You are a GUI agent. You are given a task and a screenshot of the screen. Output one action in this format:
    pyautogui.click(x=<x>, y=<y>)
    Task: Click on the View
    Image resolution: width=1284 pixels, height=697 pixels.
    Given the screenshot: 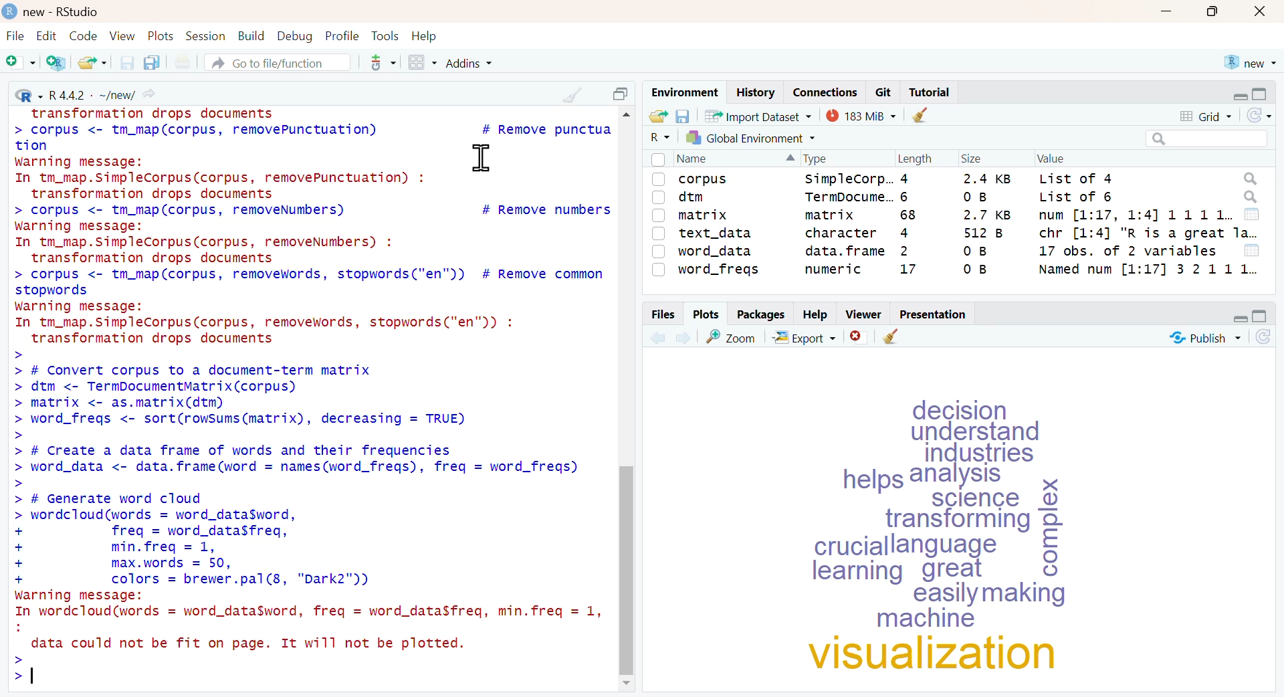 What is the action you would take?
    pyautogui.click(x=124, y=36)
    